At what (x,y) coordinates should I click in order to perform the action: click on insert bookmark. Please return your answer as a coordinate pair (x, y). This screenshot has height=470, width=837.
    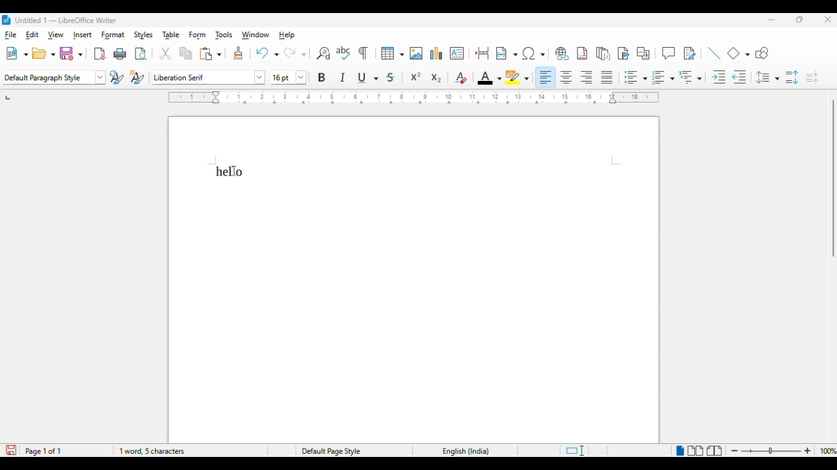
    Looking at the image, I should click on (624, 54).